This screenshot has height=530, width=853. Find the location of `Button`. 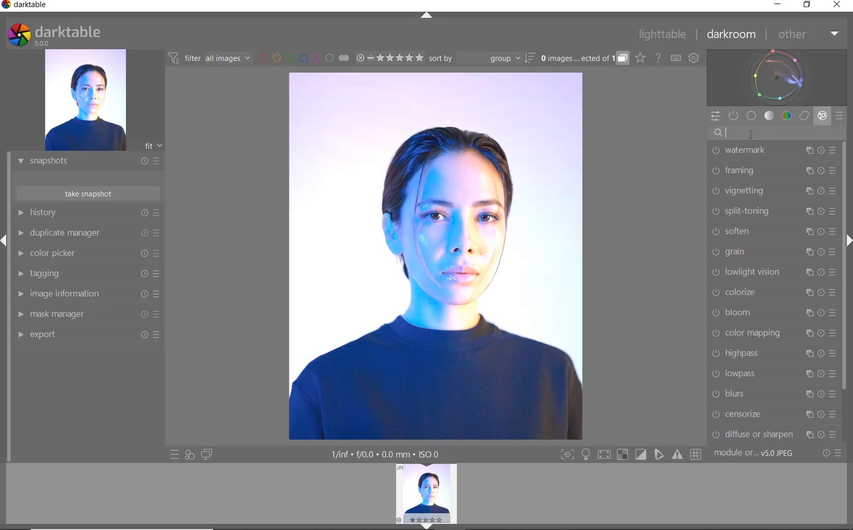

Button is located at coordinates (641, 455).